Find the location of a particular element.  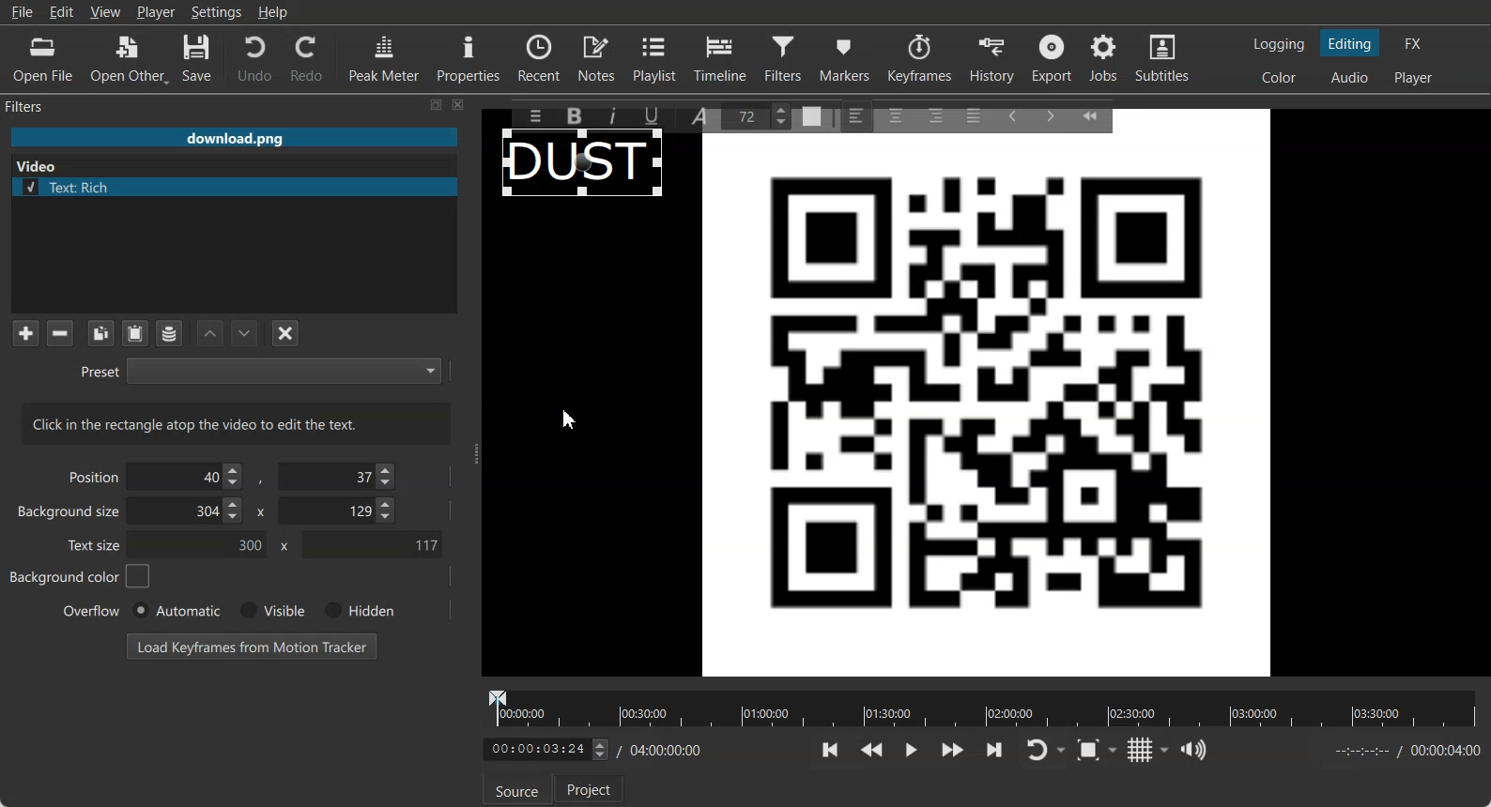

Text is located at coordinates (237, 423).